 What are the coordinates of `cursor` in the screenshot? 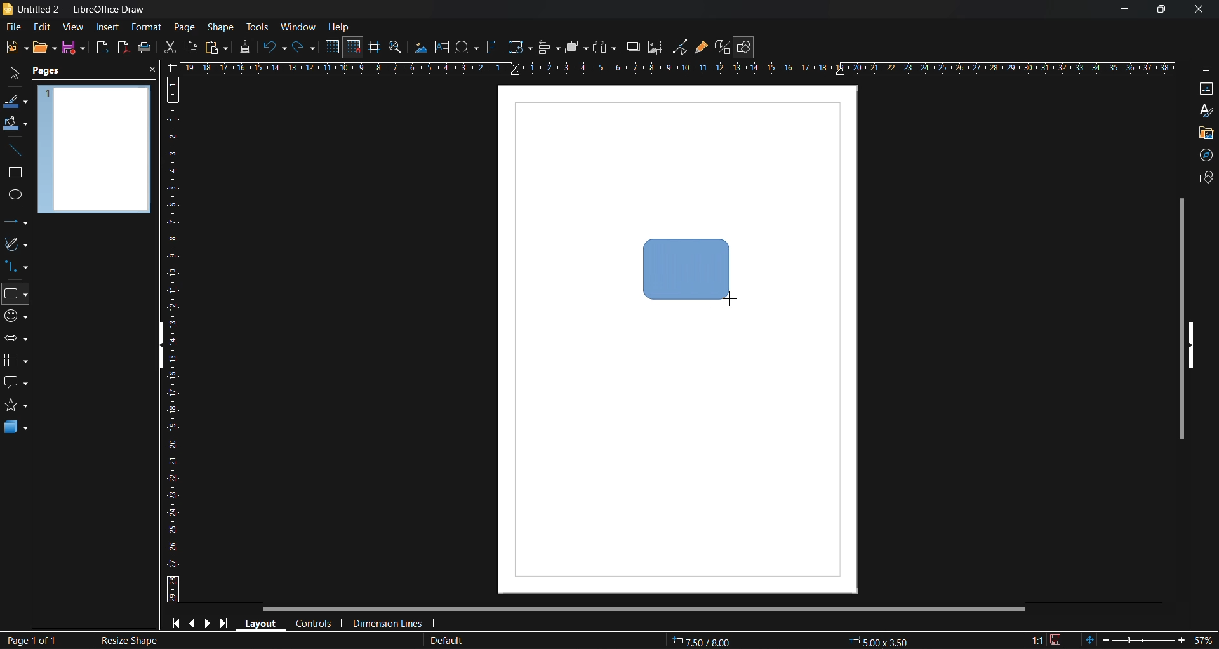 It's located at (731, 298).